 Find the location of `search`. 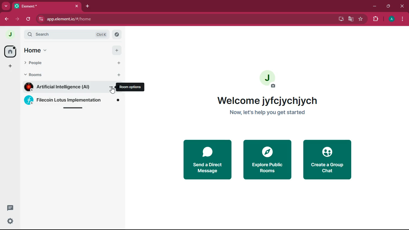

search is located at coordinates (66, 35).